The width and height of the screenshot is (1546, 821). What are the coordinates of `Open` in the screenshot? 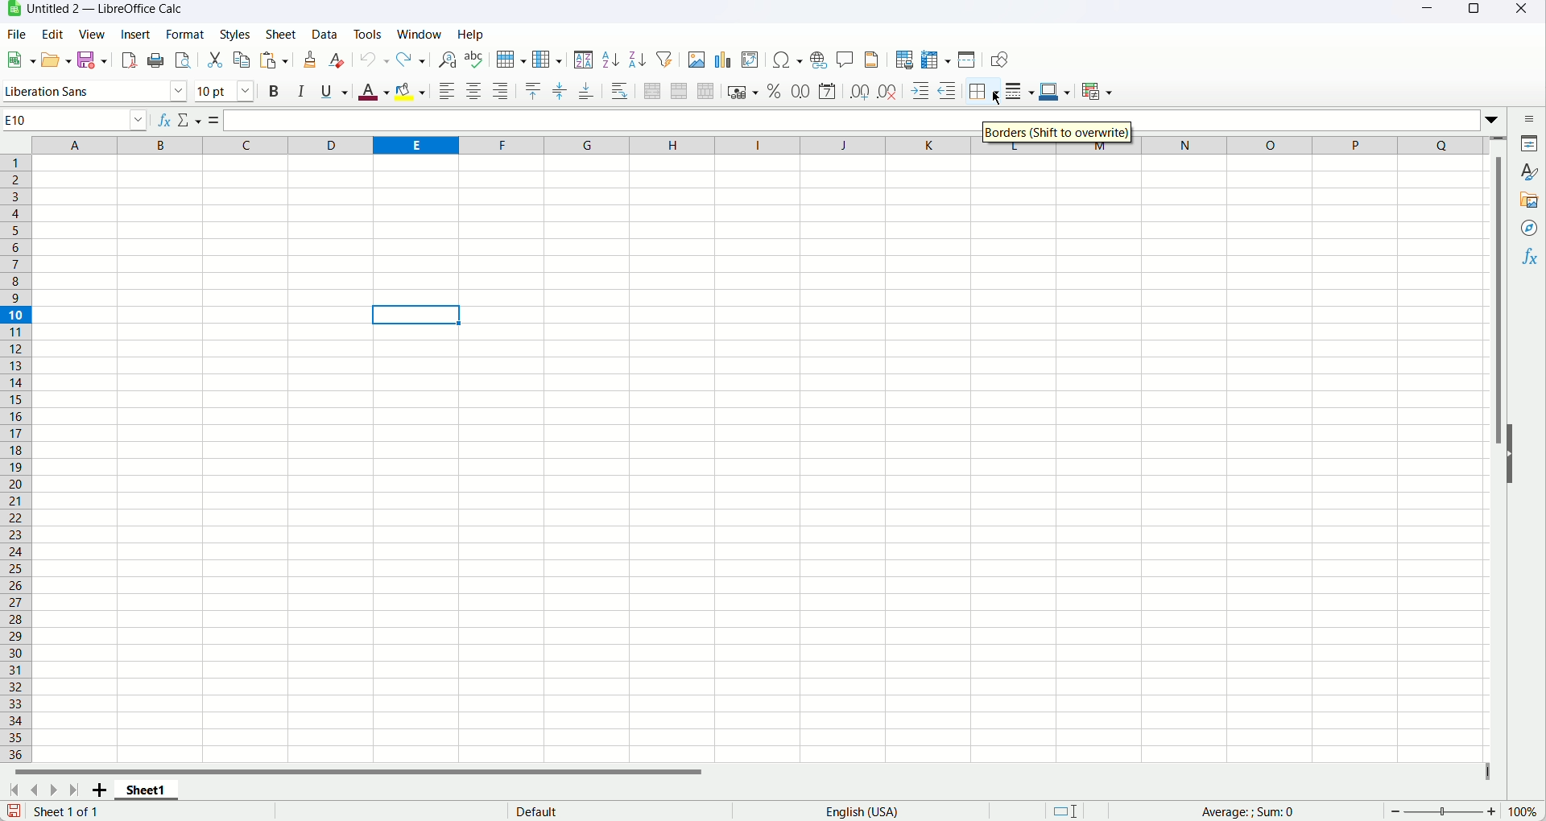 It's located at (57, 60).